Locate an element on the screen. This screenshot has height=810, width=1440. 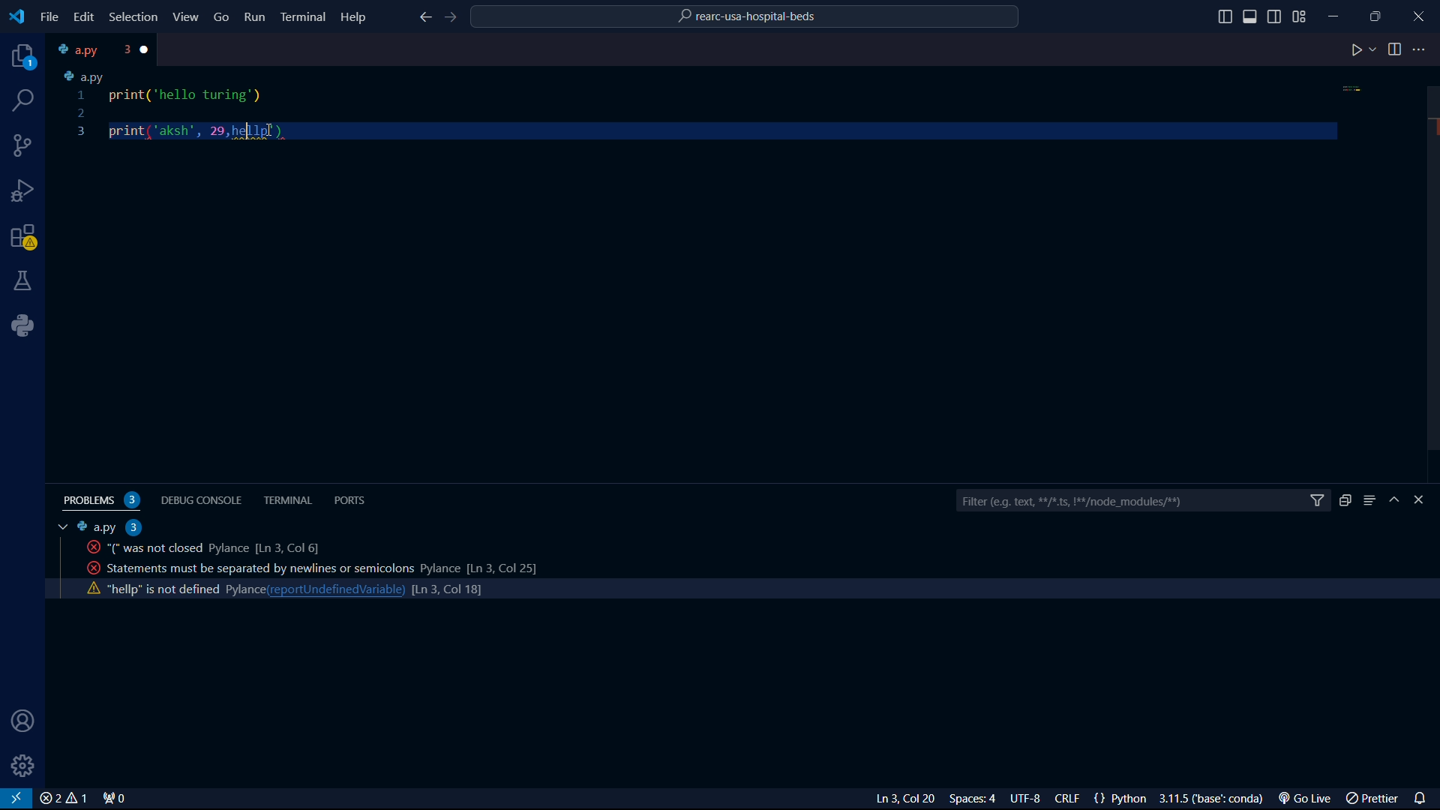
filter bar is located at coordinates (1142, 502).